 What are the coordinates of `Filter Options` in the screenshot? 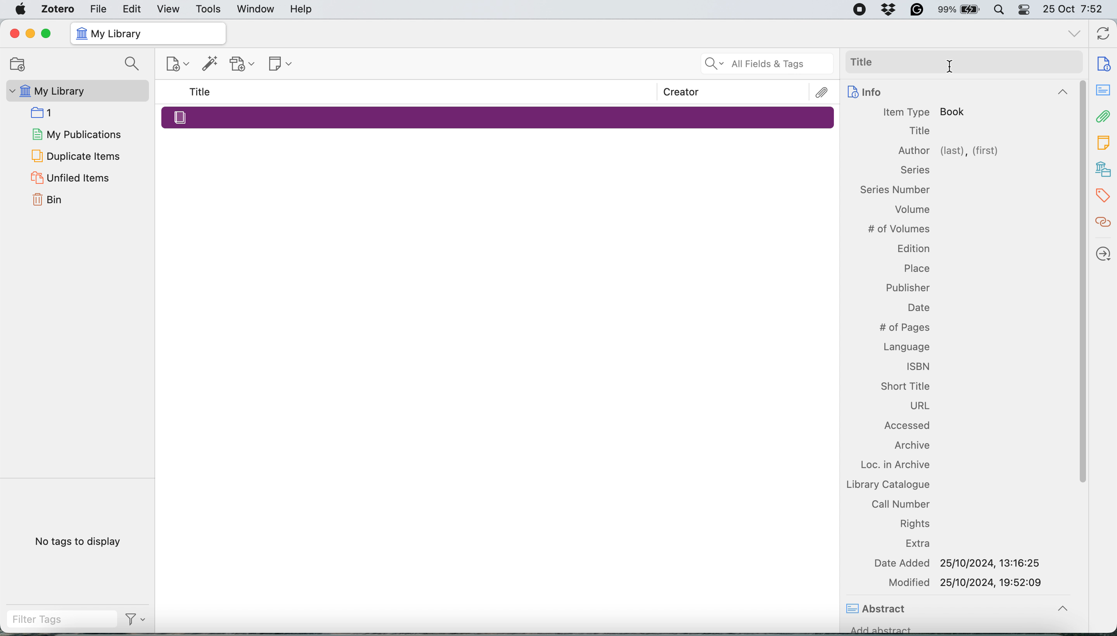 It's located at (139, 619).